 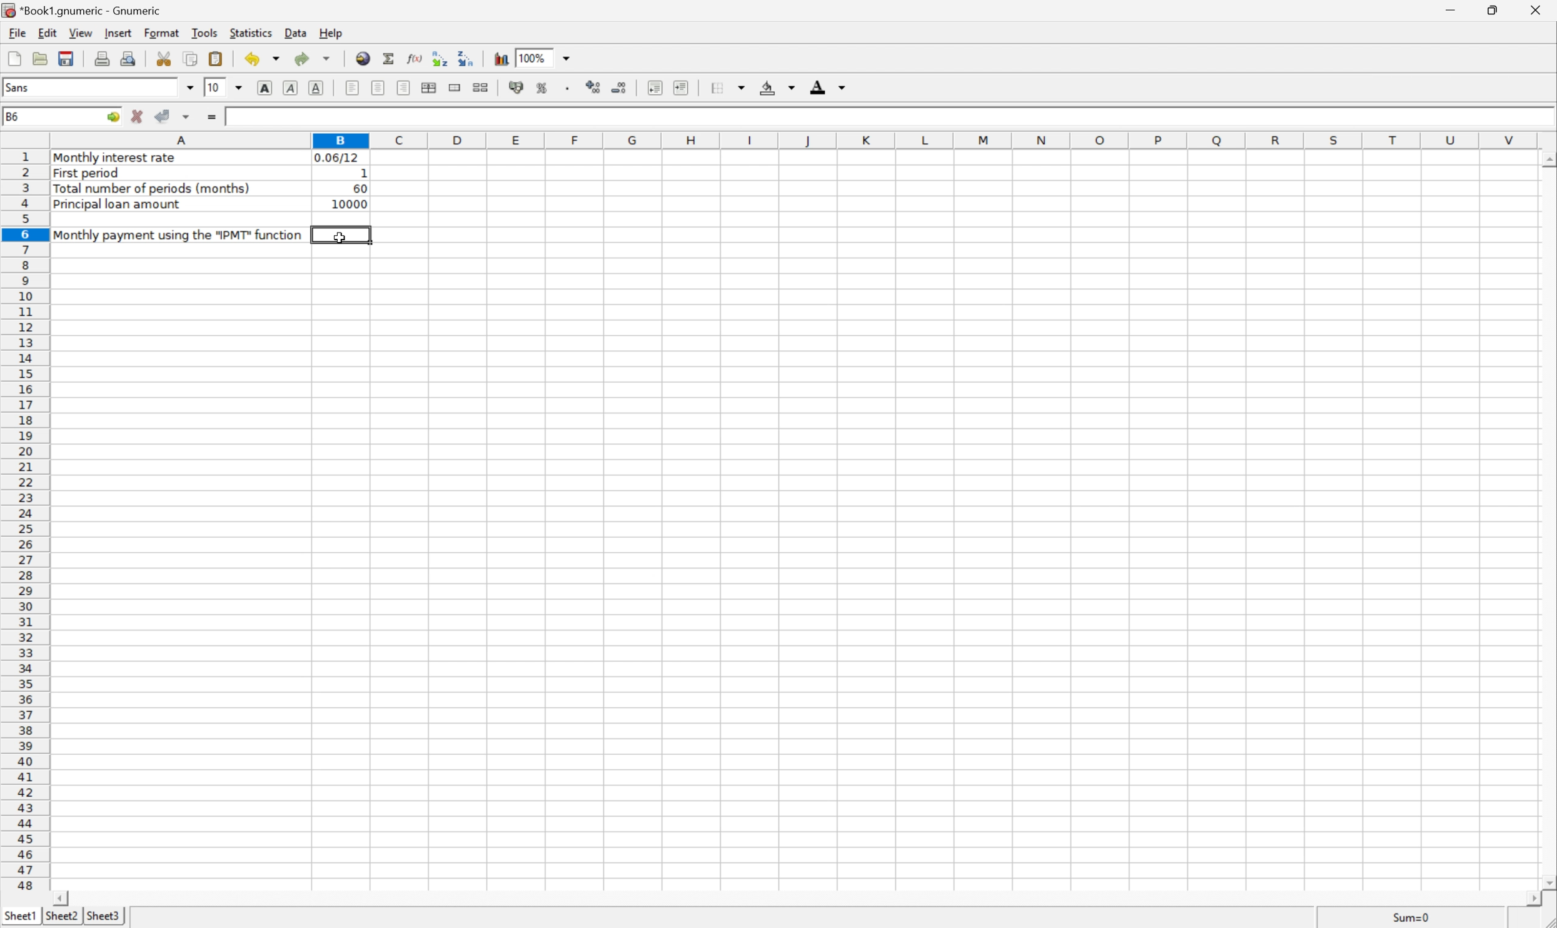 What do you see at coordinates (542, 88) in the screenshot?
I see `Format the selection as percentage` at bounding box center [542, 88].